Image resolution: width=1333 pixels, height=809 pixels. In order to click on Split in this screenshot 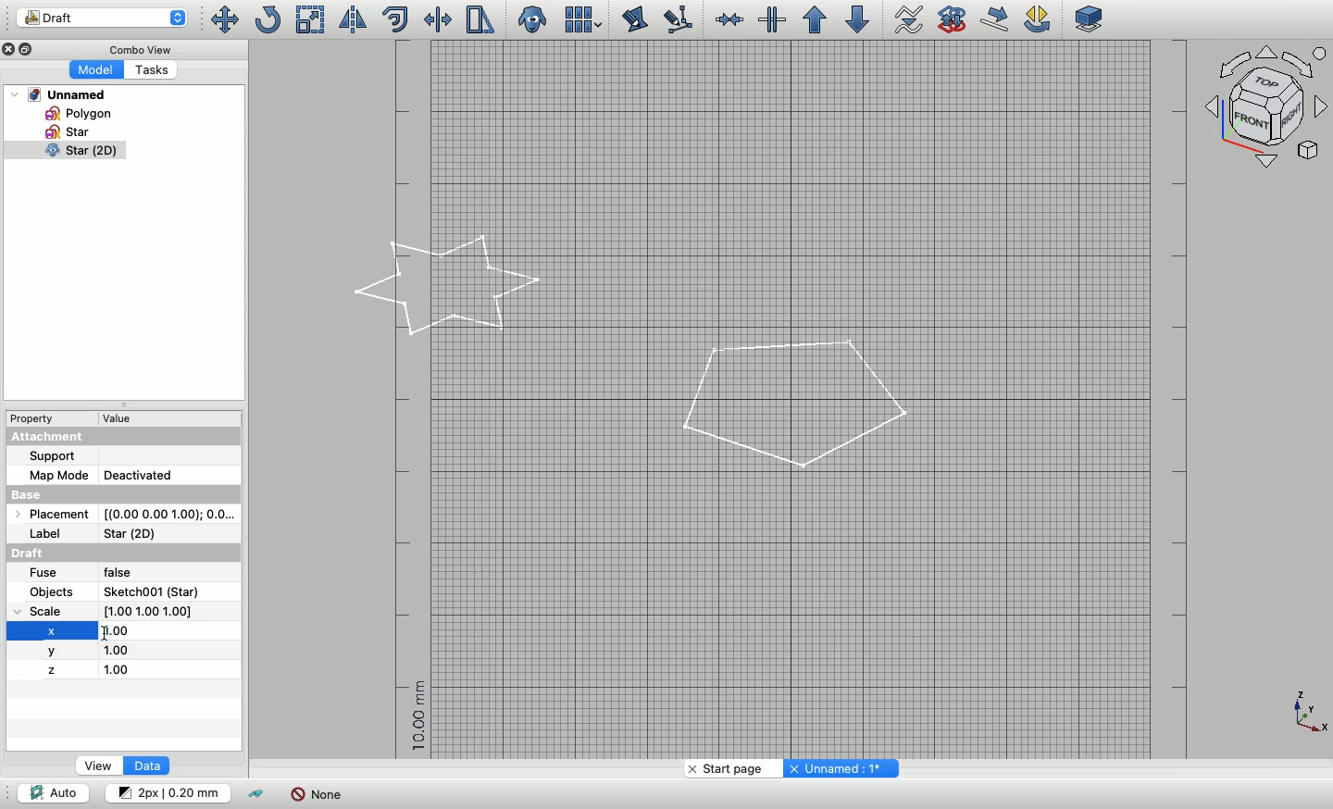, I will do `click(771, 19)`.